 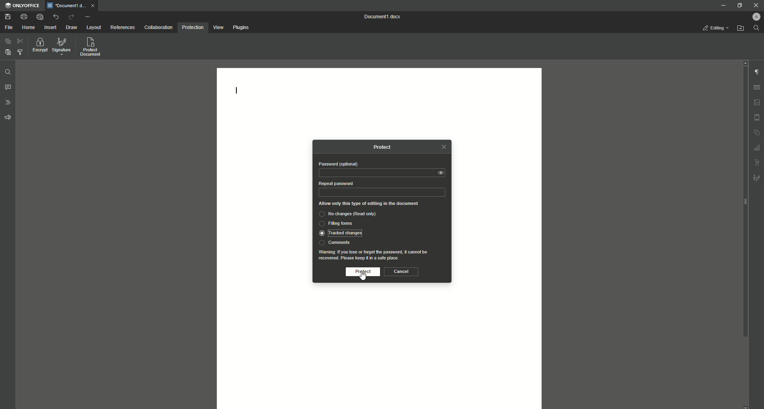 What do you see at coordinates (7, 43) in the screenshot?
I see `Paste` at bounding box center [7, 43].